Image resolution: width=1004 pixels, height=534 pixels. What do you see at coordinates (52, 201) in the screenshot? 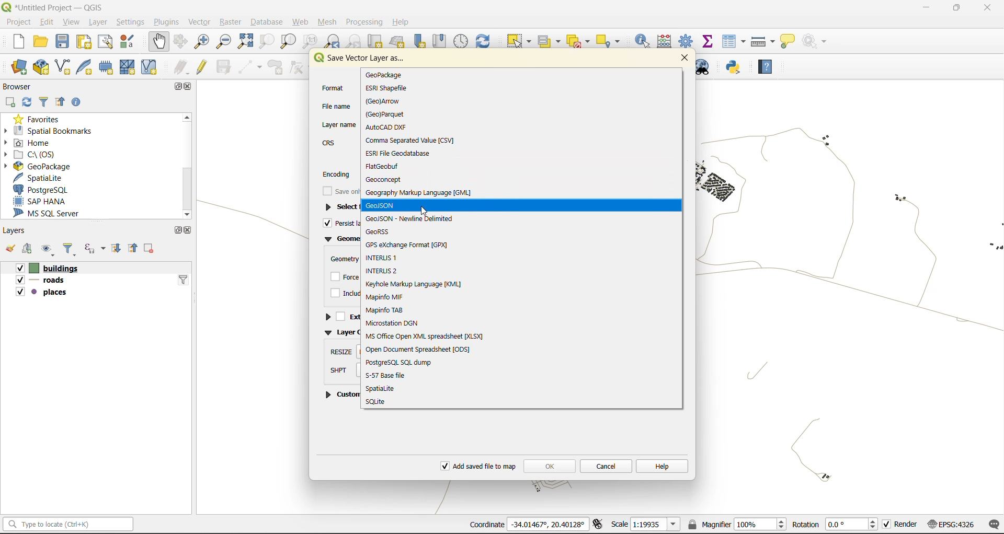
I see `sap hana` at bounding box center [52, 201].